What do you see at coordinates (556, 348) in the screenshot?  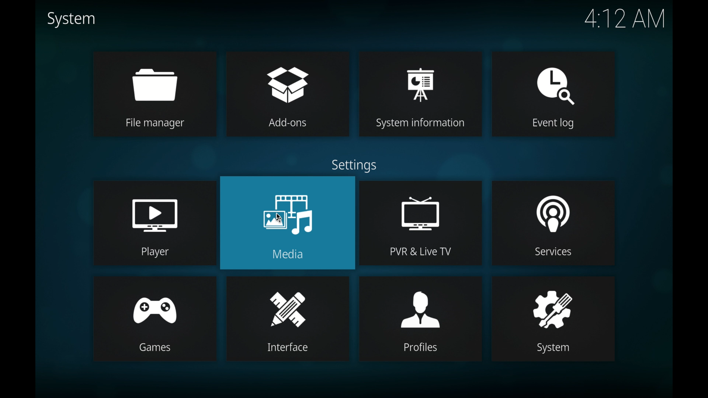 I see `System` at bounding box center [556, 348].